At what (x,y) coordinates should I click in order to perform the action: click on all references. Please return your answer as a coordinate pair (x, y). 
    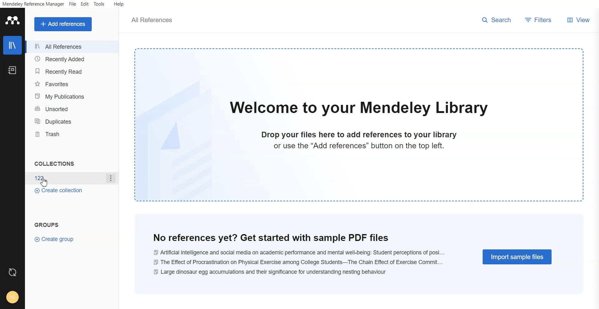
    Looking at the image, I should click on (150, 20).